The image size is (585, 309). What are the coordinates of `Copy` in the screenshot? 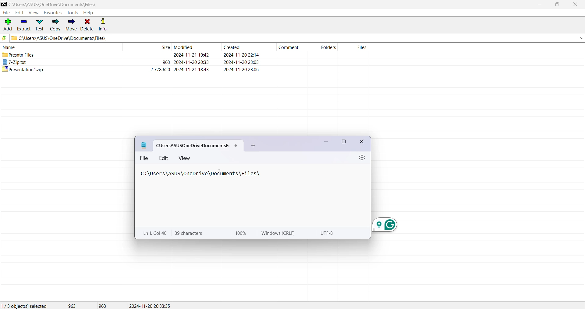 It's located at (54, 25).